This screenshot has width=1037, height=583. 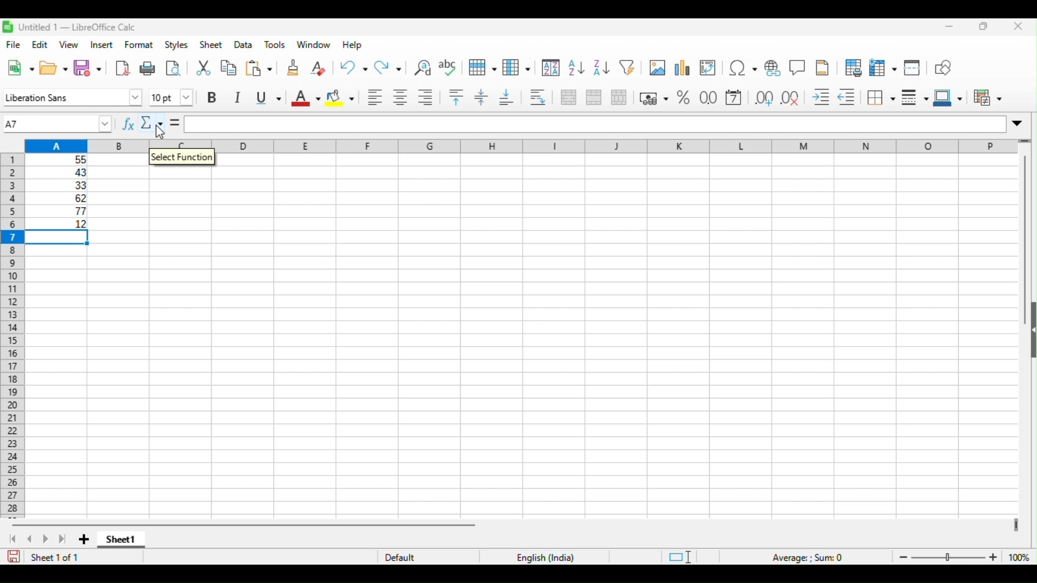 What do you see at coordinates (106, 124) in the screenshot?
I see `drop down` at bounding box center [106, 124].